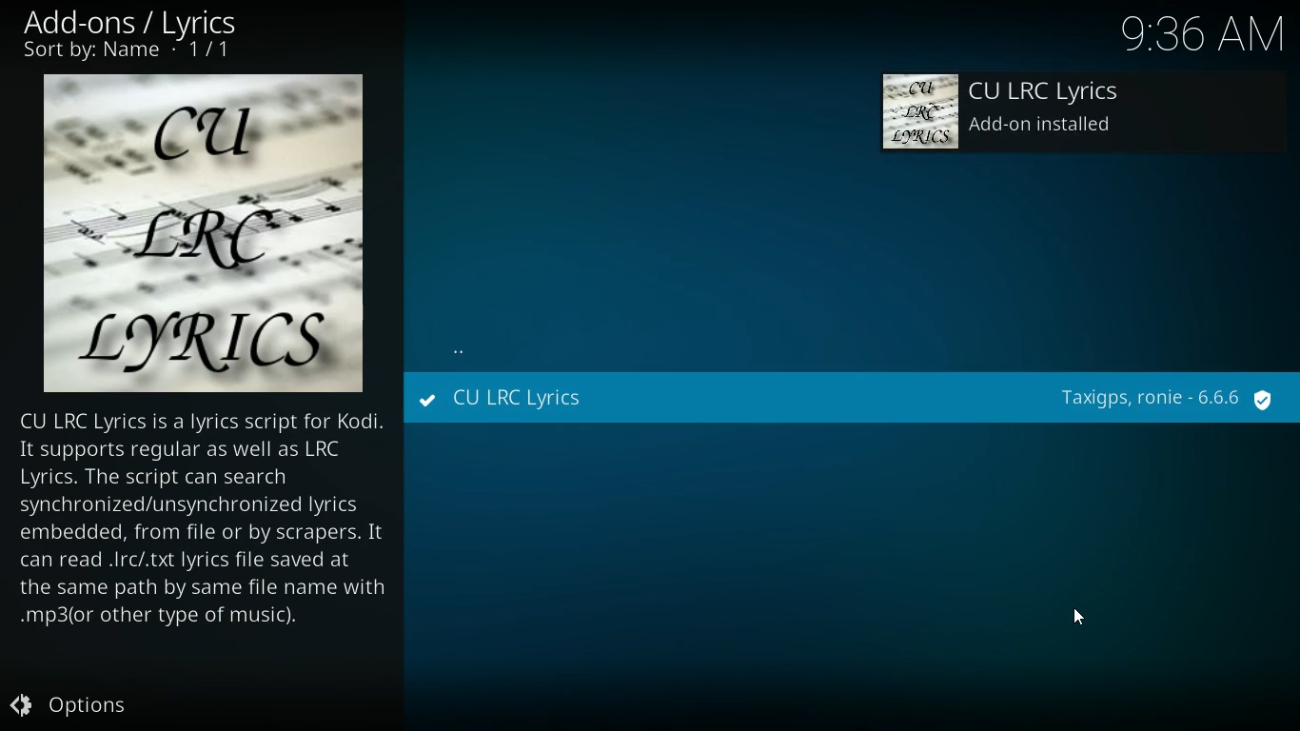 The height and width of the screenshot is (731, 1300). What do you see at coordinates (204, 521) in the screenshot?
I see `lyrics description` at bounding box center [204, 521].